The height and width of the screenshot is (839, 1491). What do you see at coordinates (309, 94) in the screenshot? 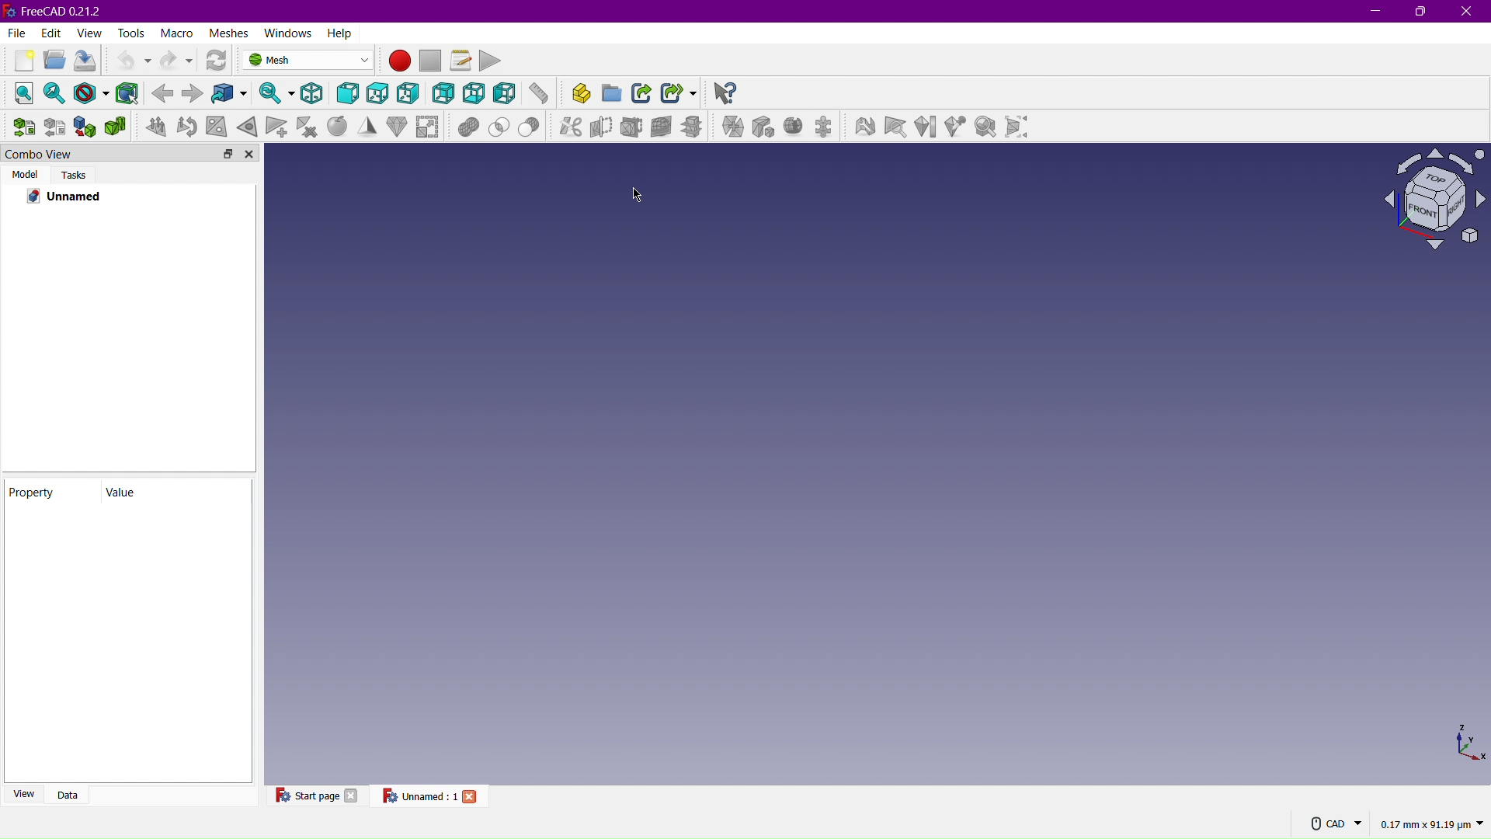
I see `Isometric` at bounding box center [309, 94].